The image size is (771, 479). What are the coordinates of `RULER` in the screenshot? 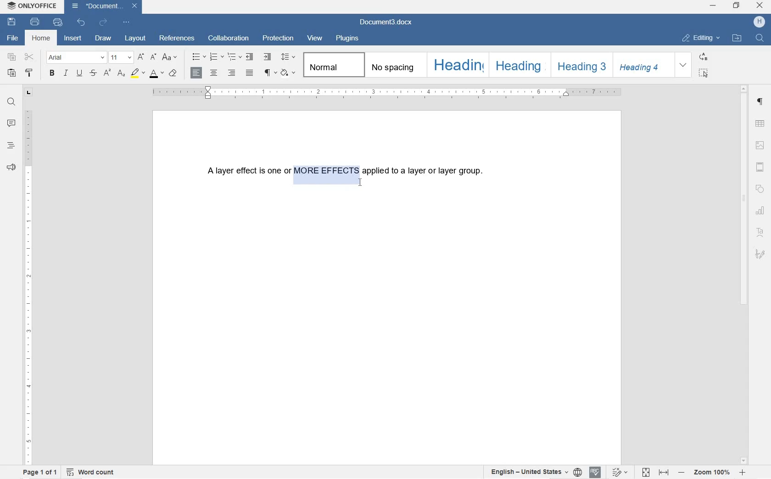 It's located at (387, 93).